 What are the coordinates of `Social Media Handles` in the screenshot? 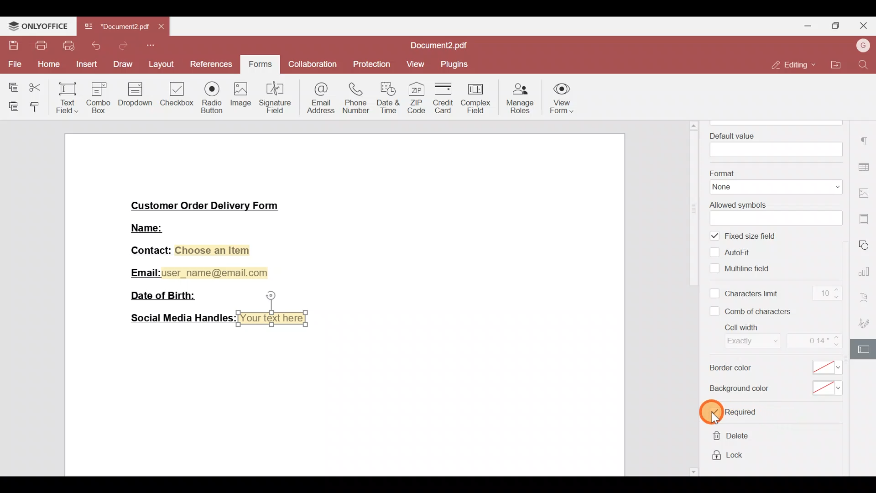 It's located at (180, 318).